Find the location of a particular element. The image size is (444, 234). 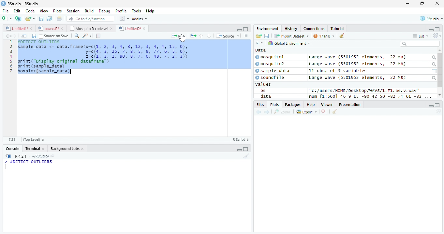

Save all the open documents is located at coordinates (49, 19).